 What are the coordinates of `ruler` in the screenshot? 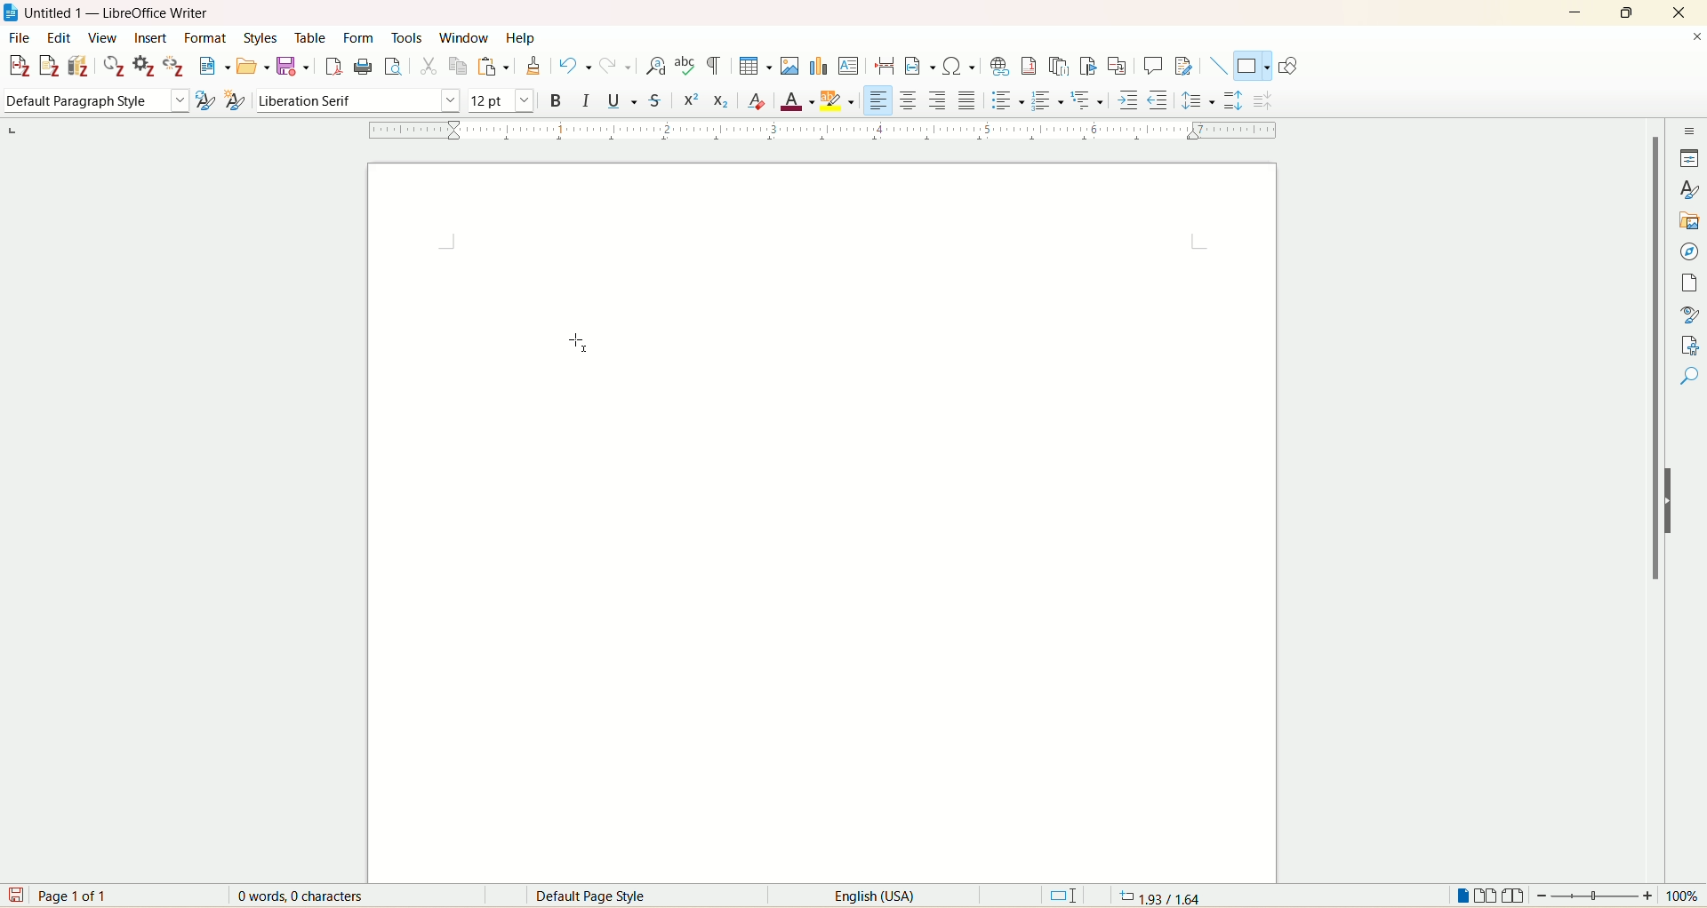 It's located at (814, 131).